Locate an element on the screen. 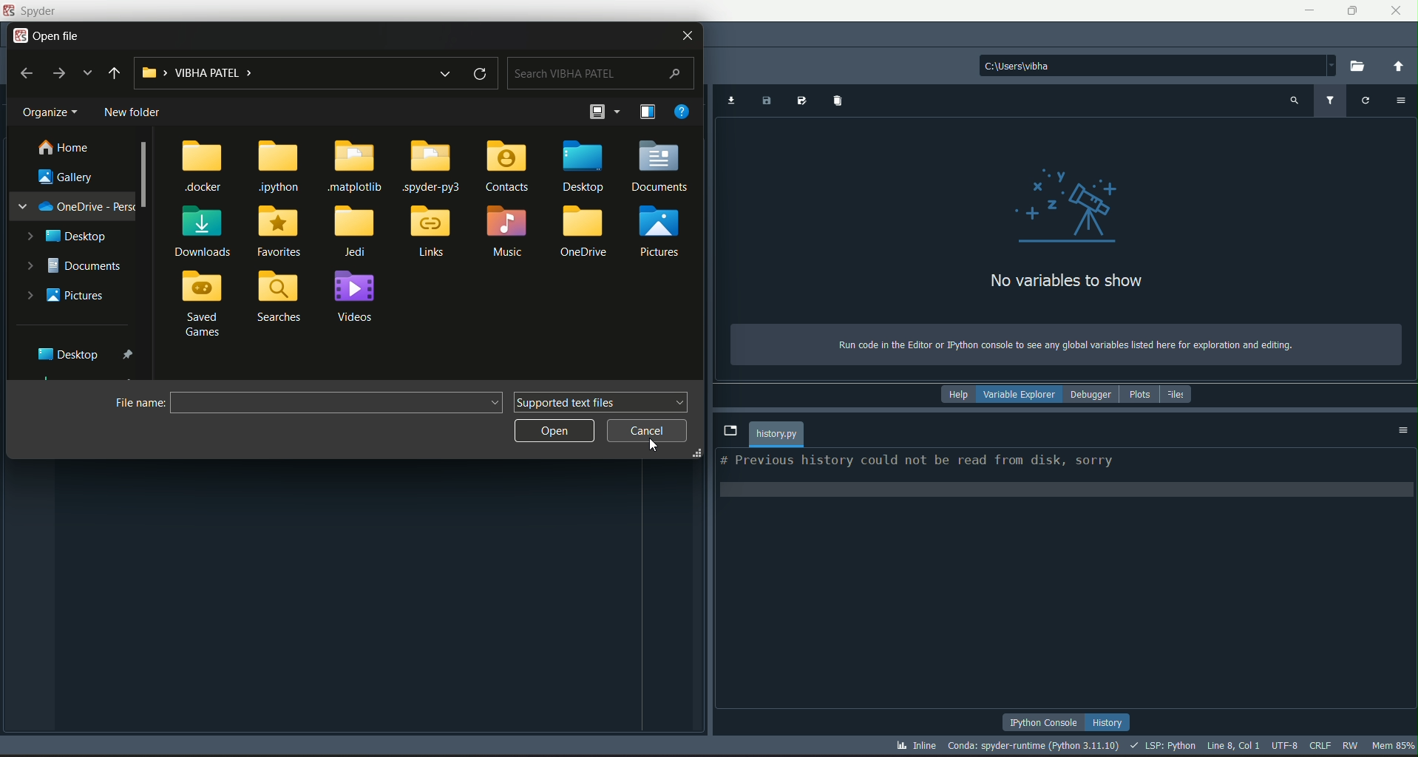 The image size is (1418, 757). documents is located at coordinates (661, 166).